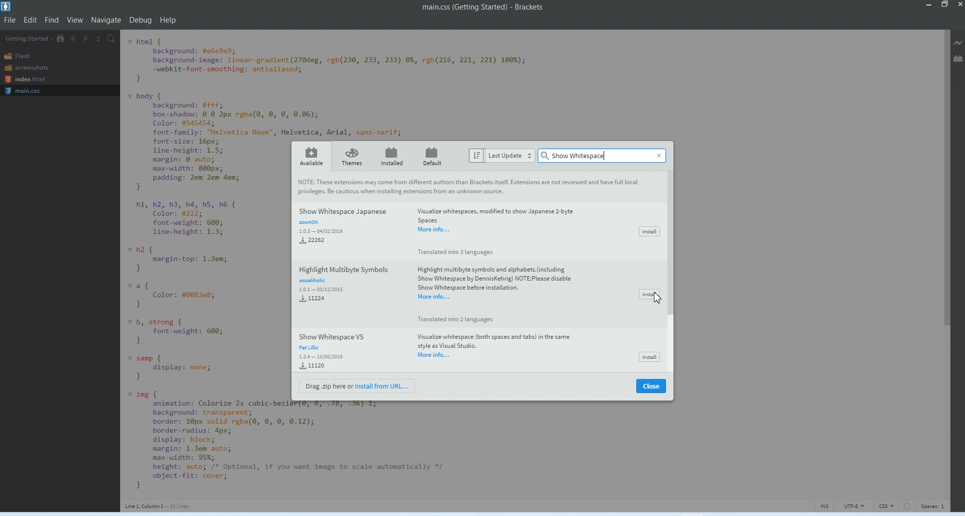 This screenshot has width=965, height=516. Describe the element at coordinates (442, 230) in the screenshot. I see `Show Whitespace Japanese` at that location.